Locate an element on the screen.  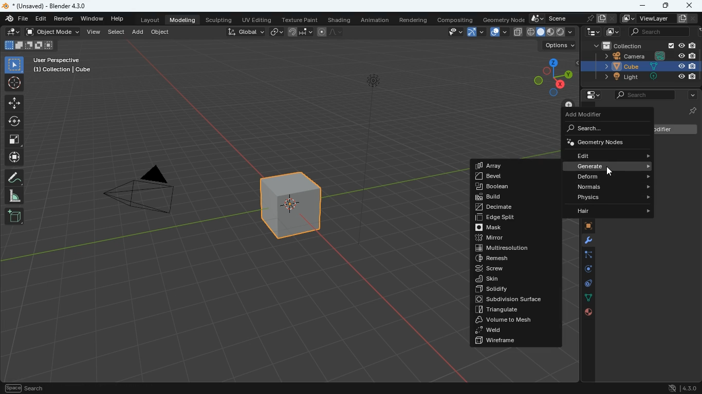
texture paint is located at coordinates (299, 19).